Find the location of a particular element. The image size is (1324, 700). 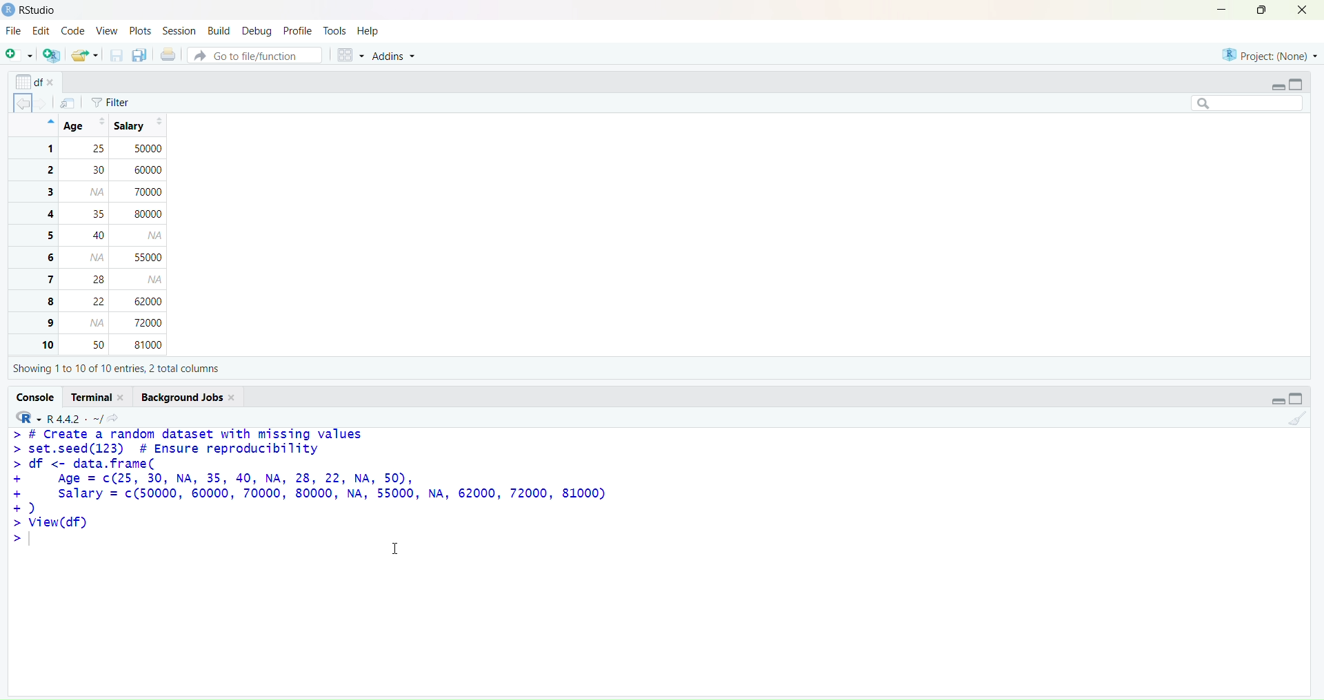

addins is located at coordinates (398, 59).